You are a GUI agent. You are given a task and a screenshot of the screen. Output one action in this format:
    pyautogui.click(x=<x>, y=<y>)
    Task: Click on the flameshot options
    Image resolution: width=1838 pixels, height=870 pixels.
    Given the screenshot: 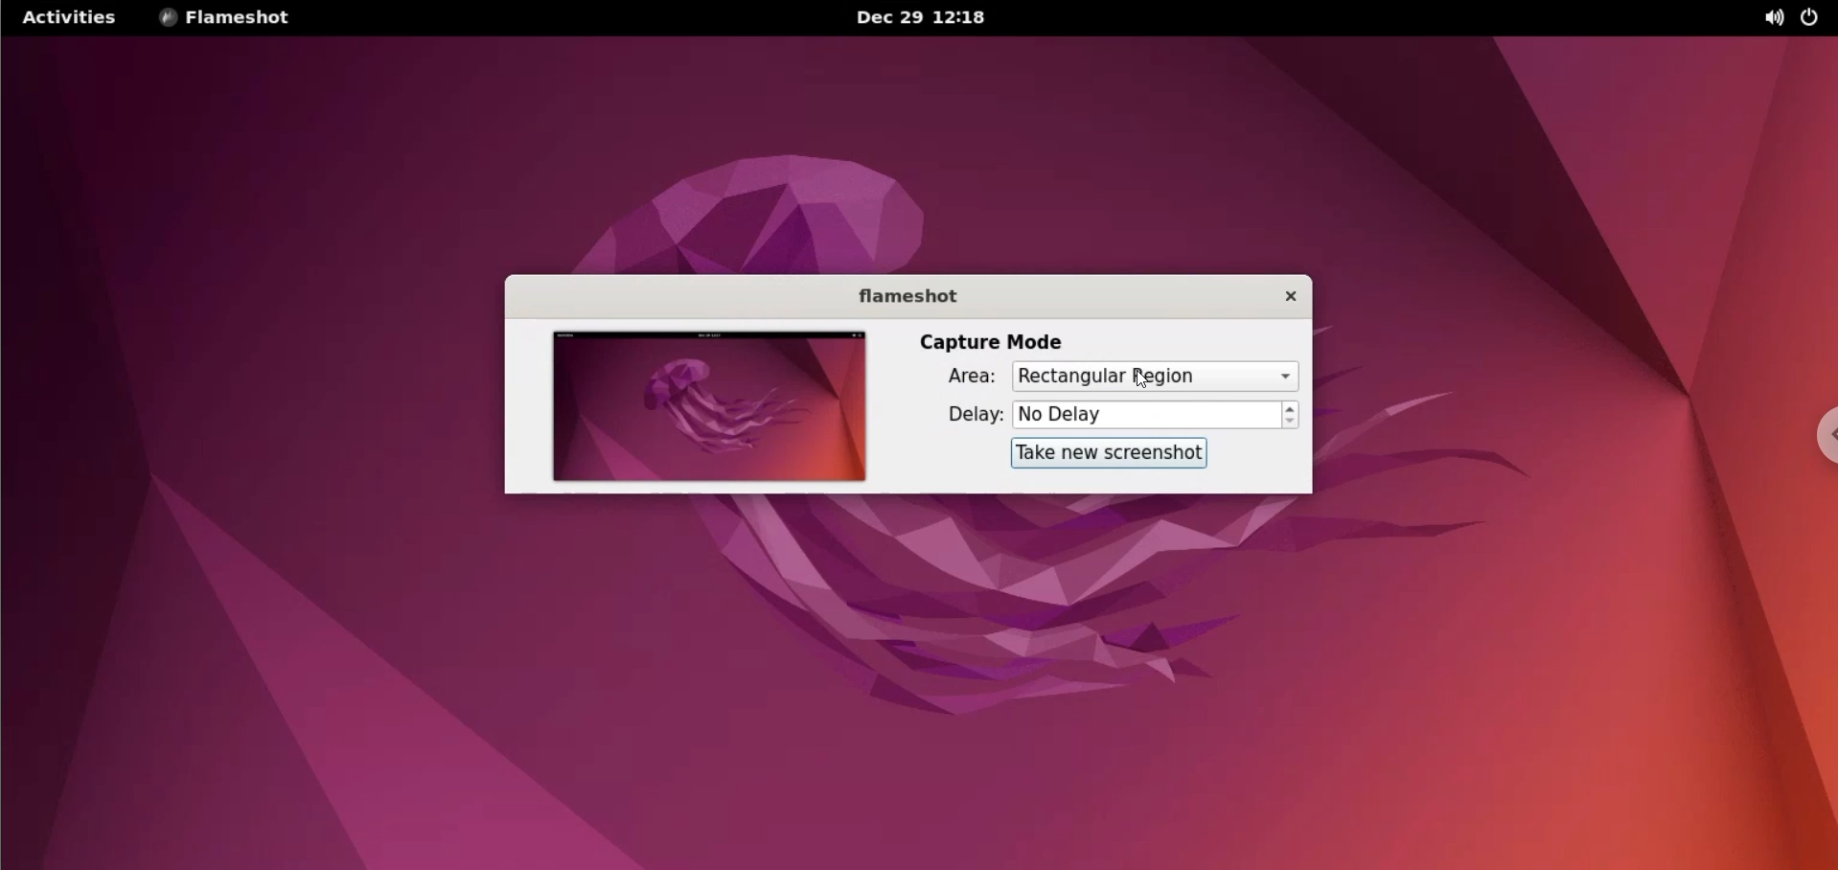 What is the action you would take?
    pyautogui.click(x=232, y=19)
    